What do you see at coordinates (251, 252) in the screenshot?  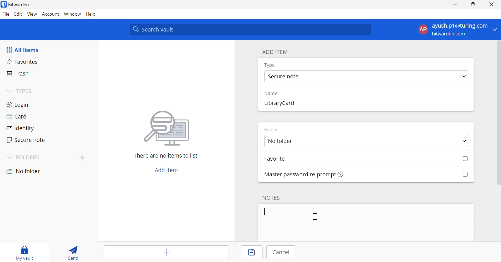 I see `Save` at bounding box center [251, 252].